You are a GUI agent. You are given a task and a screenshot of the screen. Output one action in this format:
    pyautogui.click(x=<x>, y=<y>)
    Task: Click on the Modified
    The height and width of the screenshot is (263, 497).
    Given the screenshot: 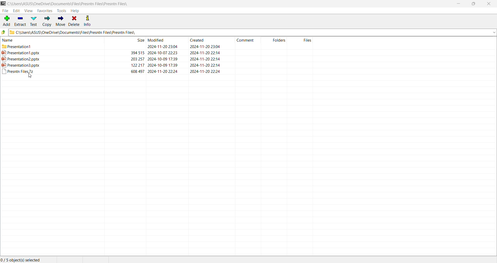 What is the action you would take?
    pyautogui.click(x=158, y=40)
    